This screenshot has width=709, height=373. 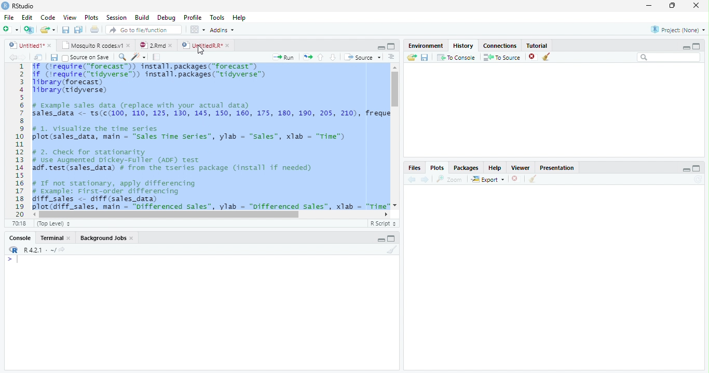 What do you see at coordinates (13, 250) in the screenshot?
I see `R` at bounding box center [13, 250].